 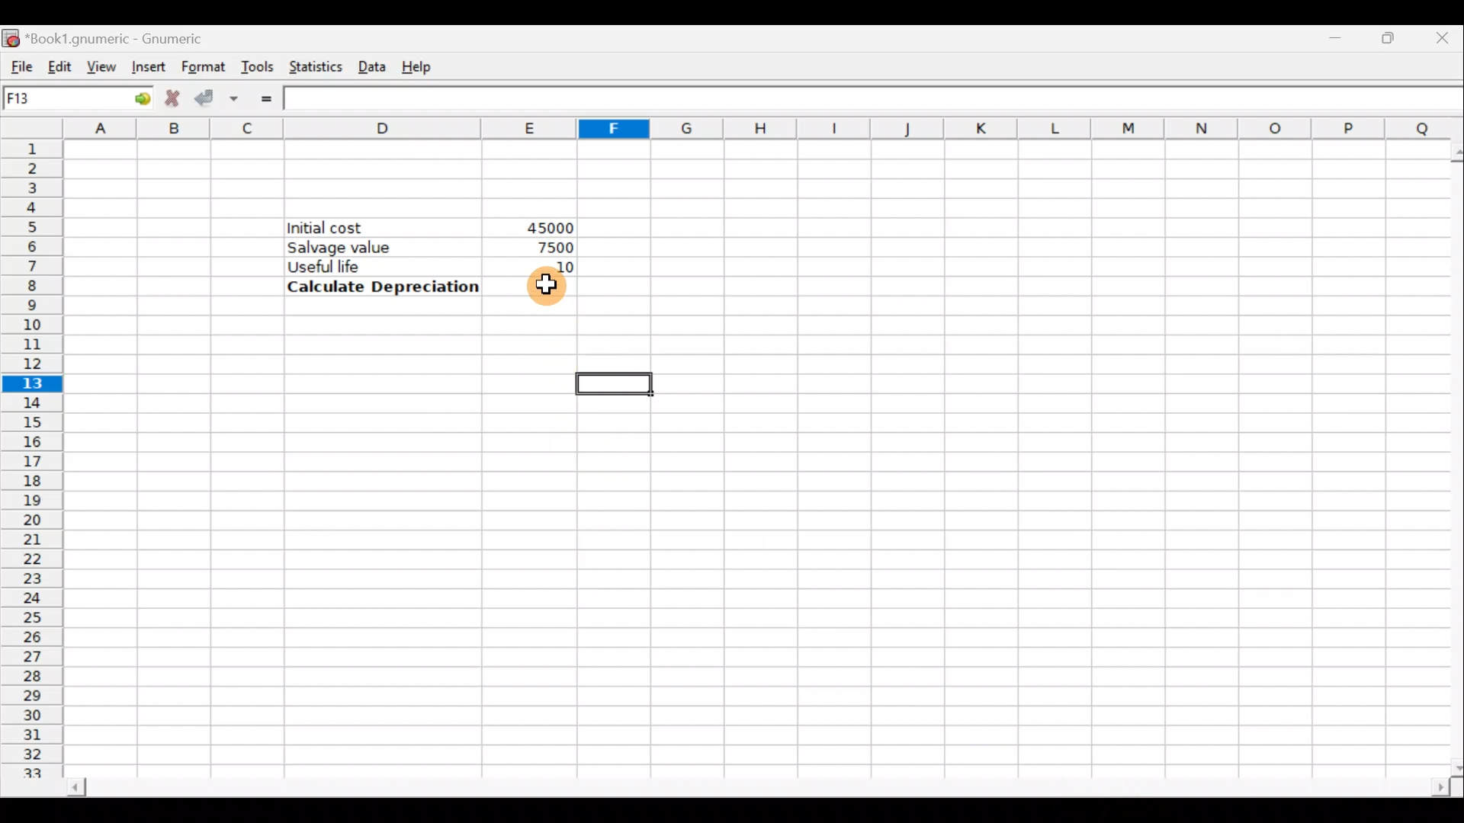 I want to click on Rows, so click(x=36, y=460).